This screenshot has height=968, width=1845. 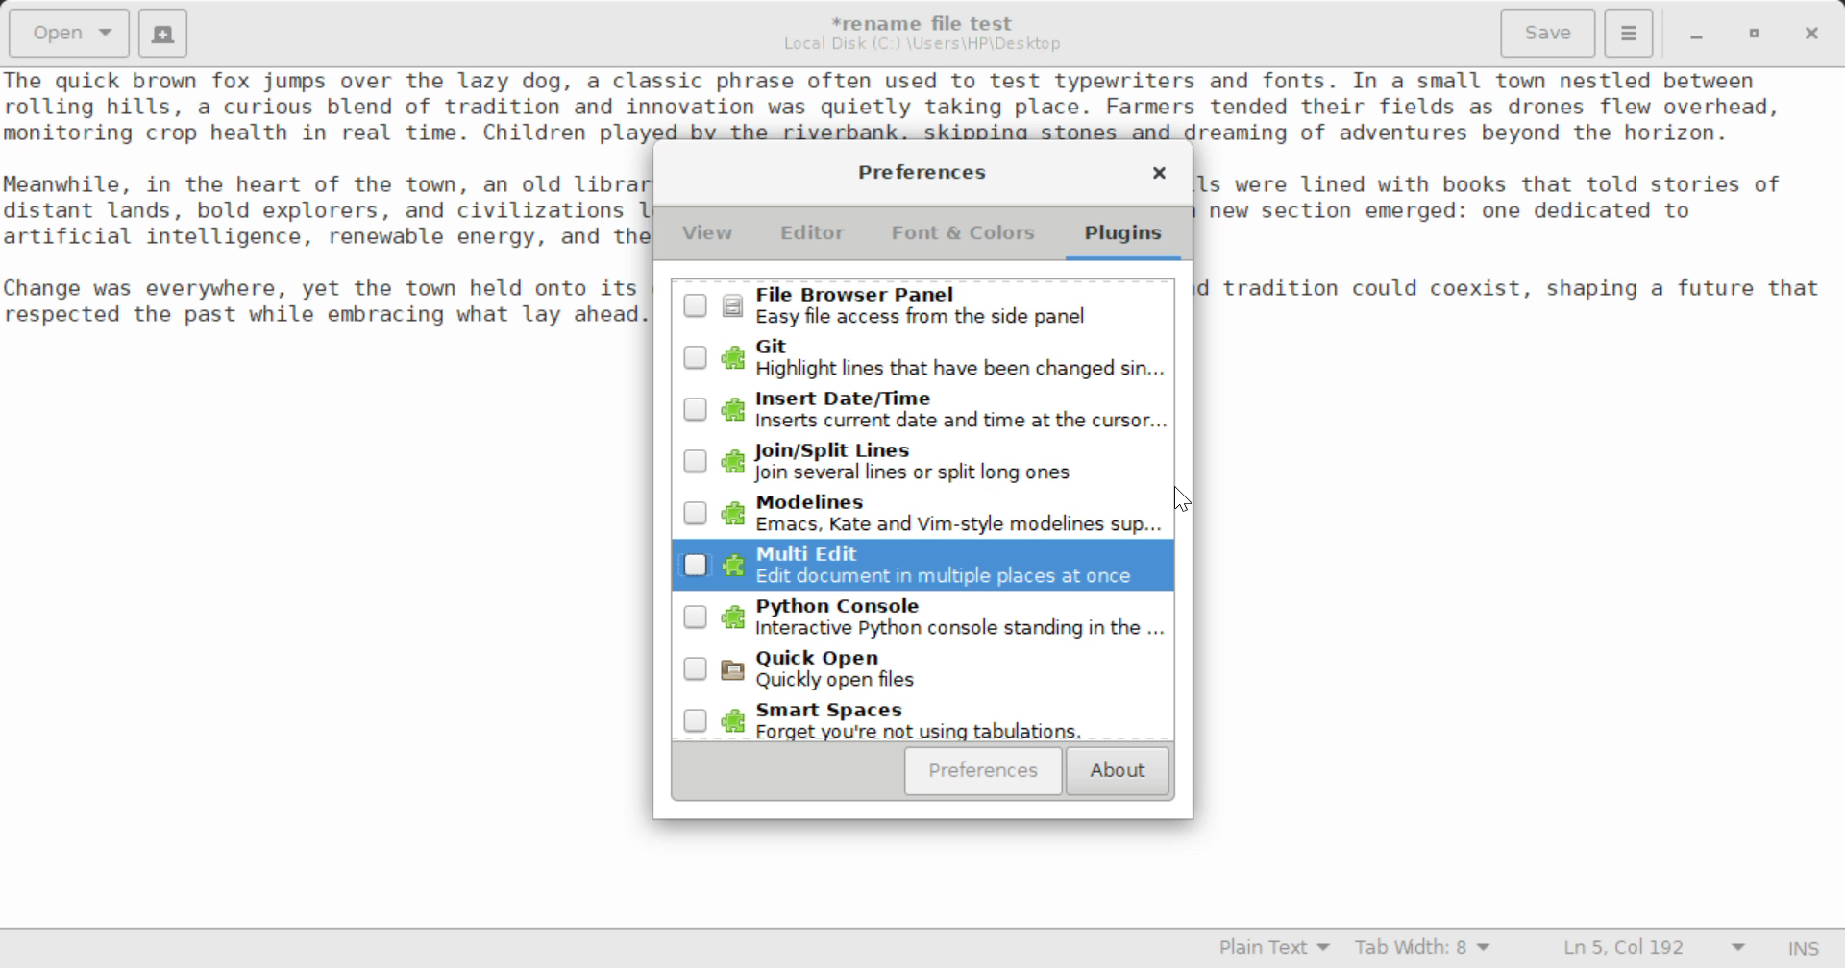 What do you see at coordinates (1115, 772) in the screenshot?
I see `About` at bounding box center [1115, 772].